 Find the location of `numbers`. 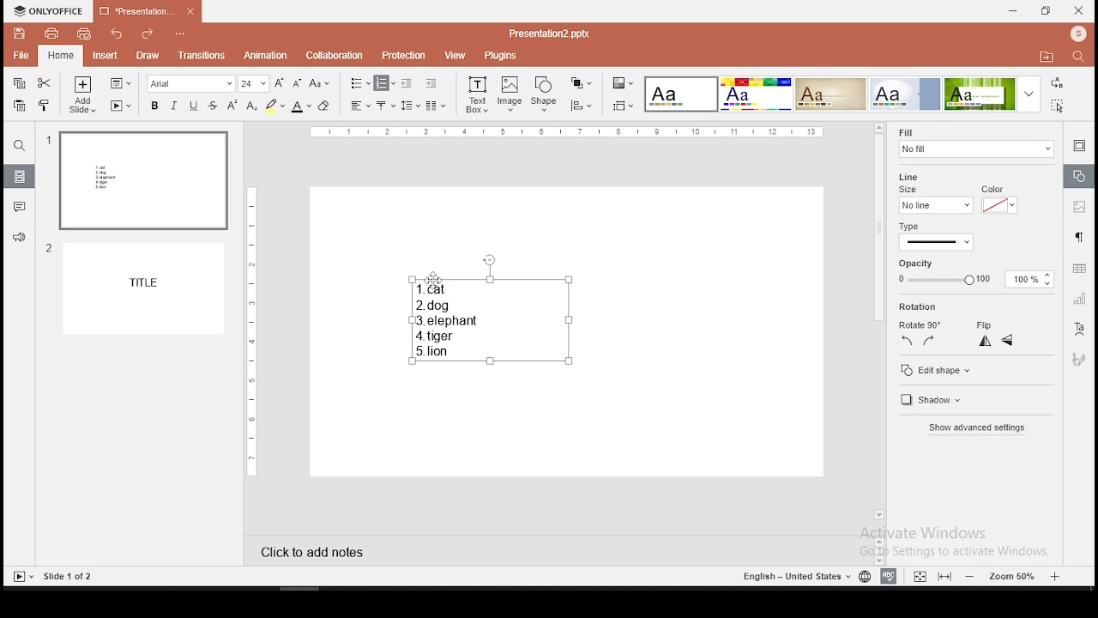

numbers is located at coordinates (47, 200).